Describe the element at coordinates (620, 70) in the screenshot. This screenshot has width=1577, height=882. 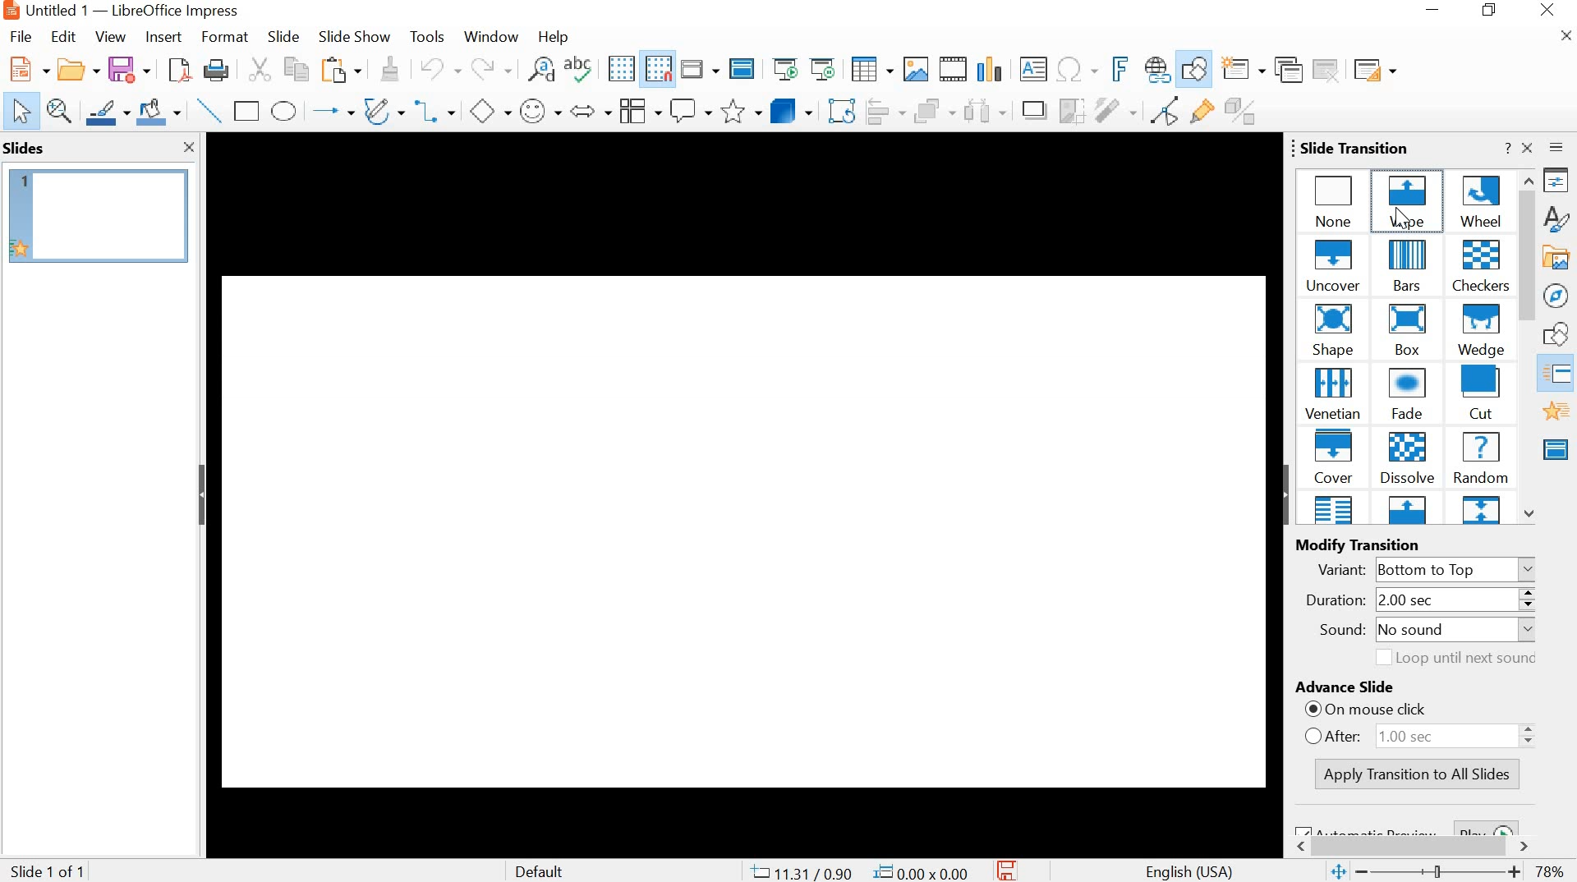
I see `Display grid` at that location.